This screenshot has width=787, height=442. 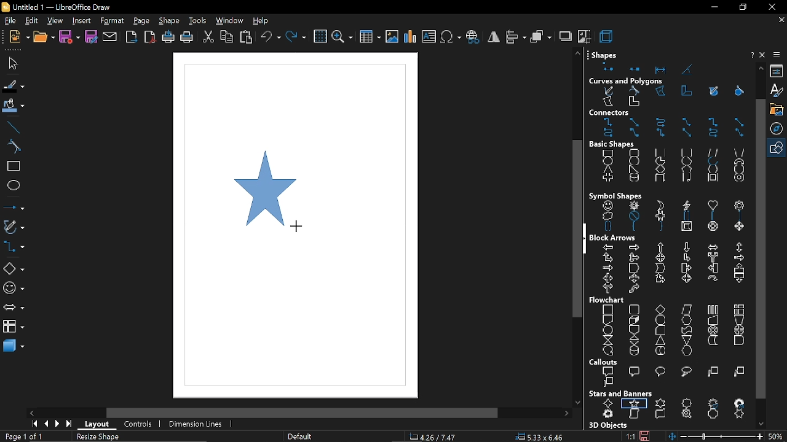 I want to click on file, so click(x=9, y=21).